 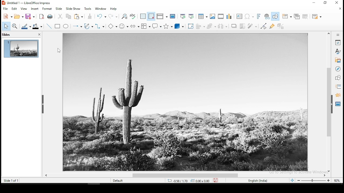 I want to click on styles, so click(x=338, y=51).